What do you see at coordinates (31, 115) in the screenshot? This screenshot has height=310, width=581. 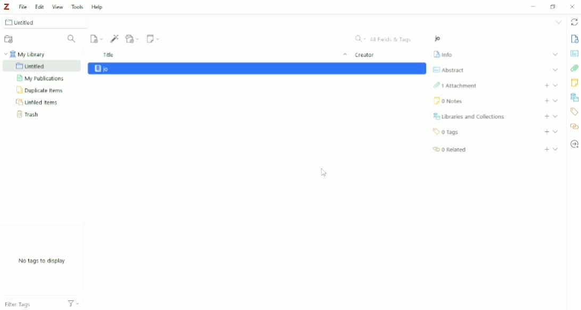 I see `Trash` at bounding box center [31, 115].